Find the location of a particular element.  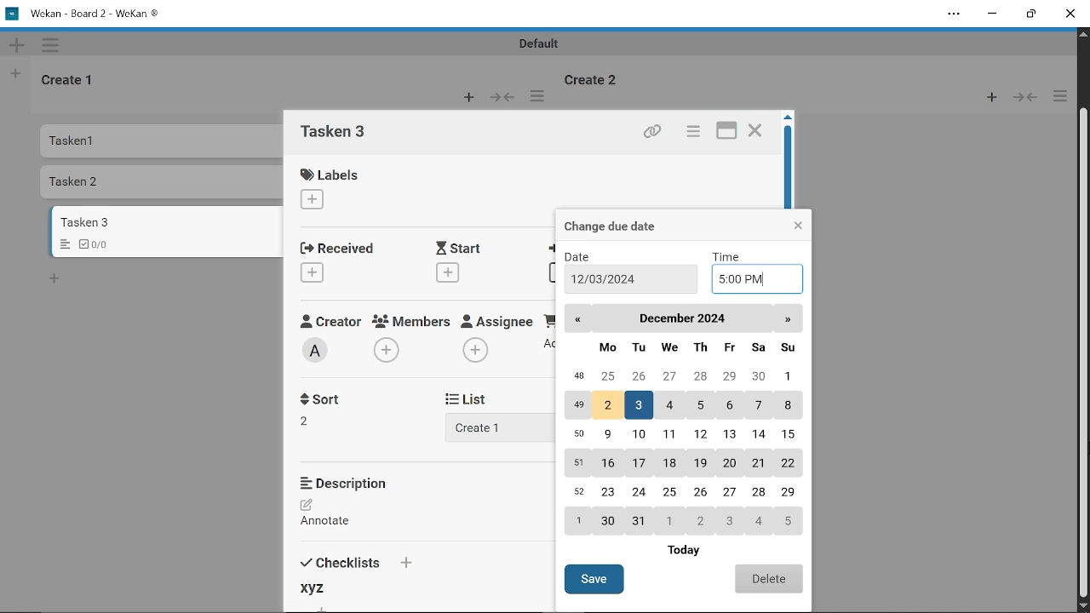

Copy link of this card to clipboard is located at coordinates (651, 132).